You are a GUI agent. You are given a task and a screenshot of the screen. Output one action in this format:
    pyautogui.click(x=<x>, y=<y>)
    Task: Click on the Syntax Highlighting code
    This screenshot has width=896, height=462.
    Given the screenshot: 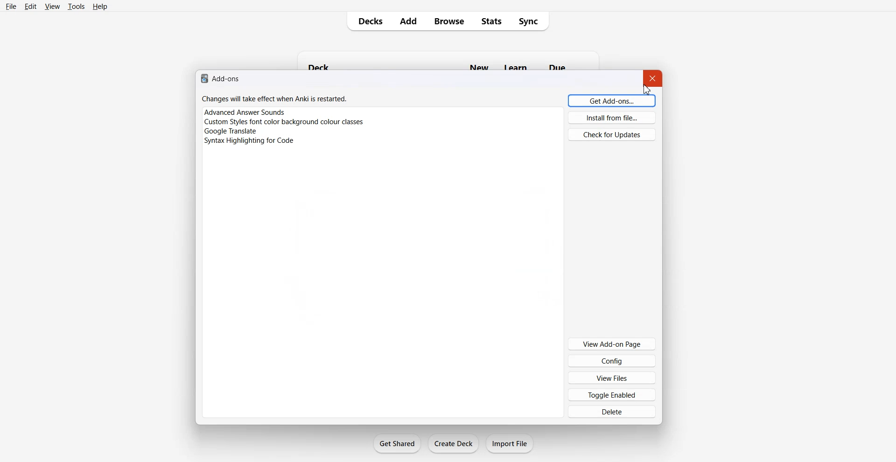 What is the action you would take?
    pyautogui.click(x=251, y=141)
    